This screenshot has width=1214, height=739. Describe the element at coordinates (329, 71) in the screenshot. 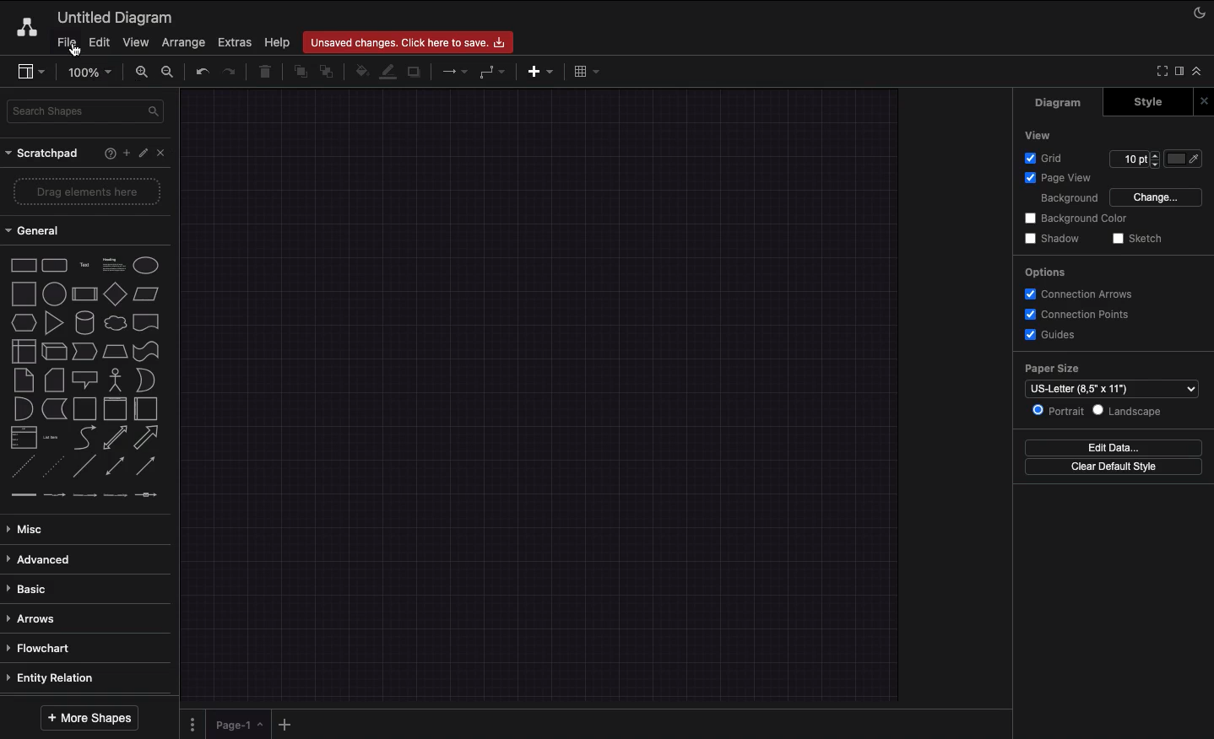

I see `To back` at that location.